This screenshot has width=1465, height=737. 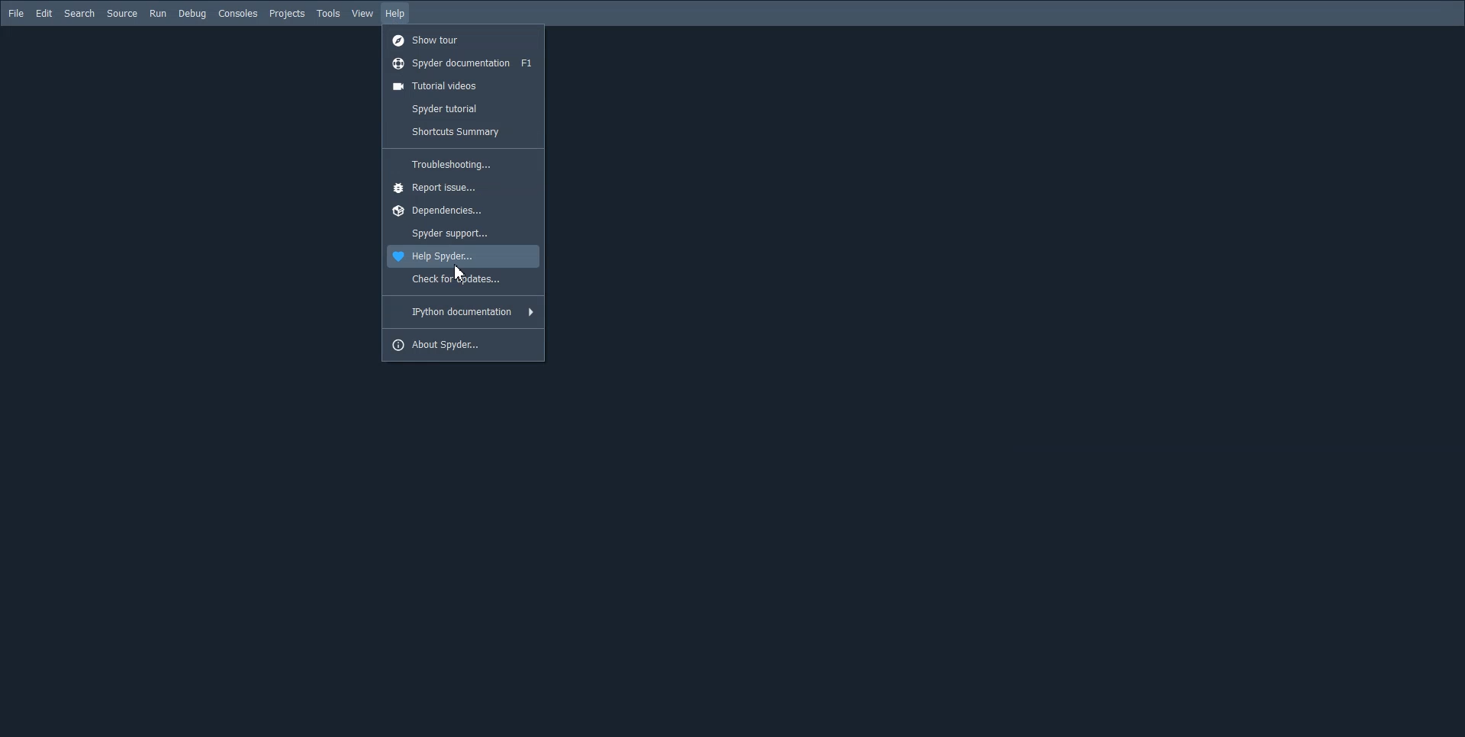 What do you see at coordinates (463, 345) in the screenshot?
I see `About spyder` at bounding box center [463, 345].